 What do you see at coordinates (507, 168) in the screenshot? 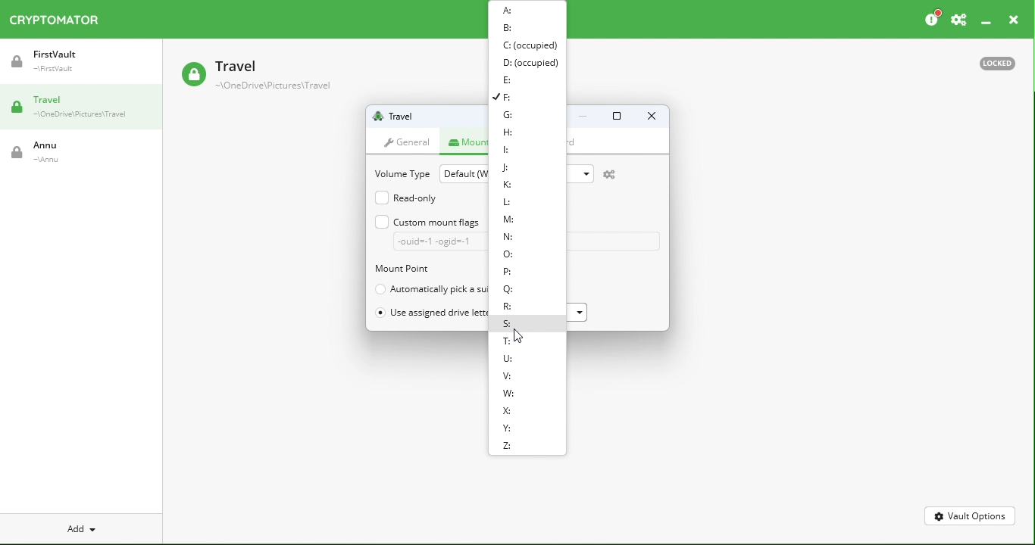
I see `J:` at bounding box center [507, 168].